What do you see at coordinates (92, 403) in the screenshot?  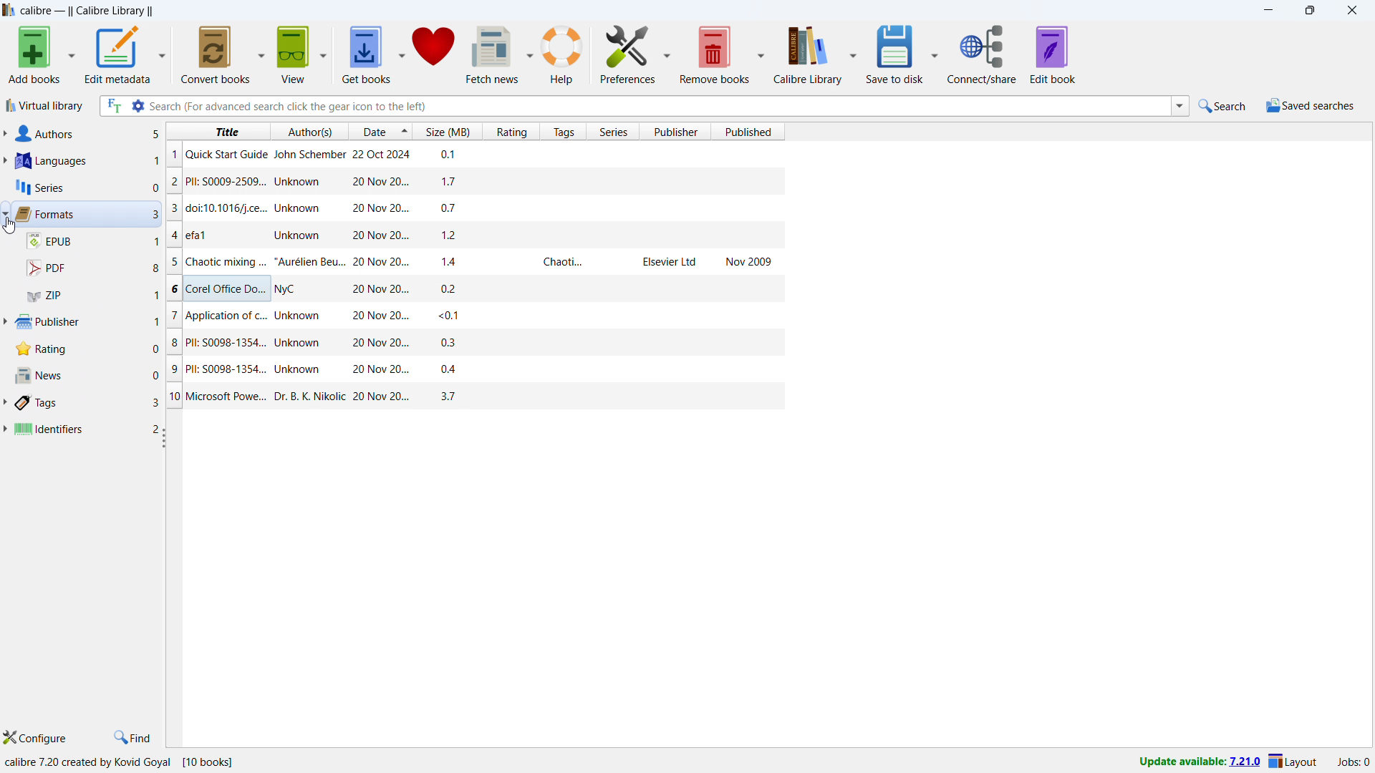 I see `tags` at bounding box center [92, 403].